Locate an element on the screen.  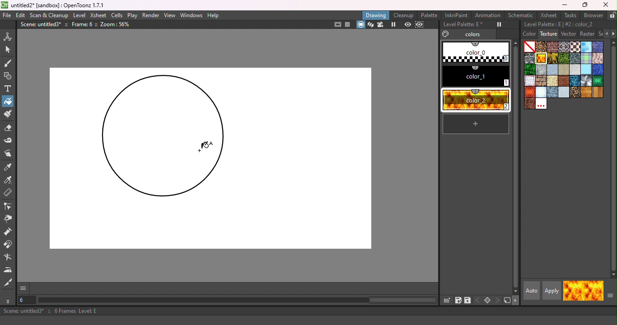
Close is located at coordinates (607, 5).